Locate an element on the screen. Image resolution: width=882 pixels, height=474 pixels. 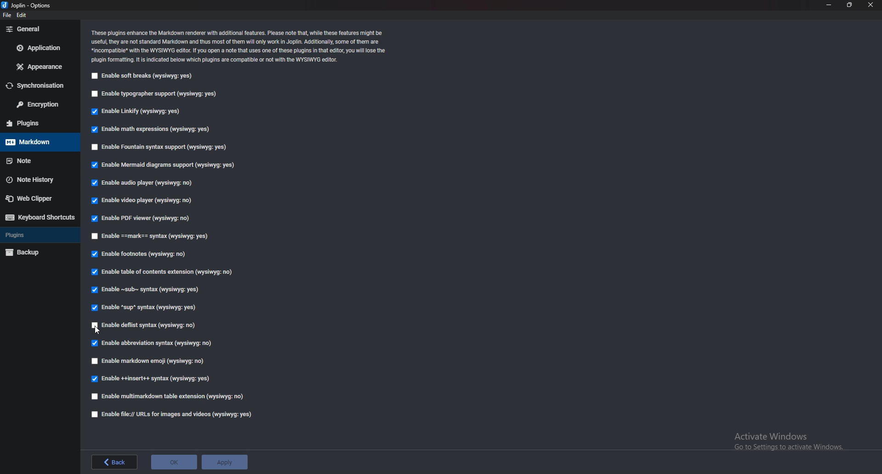
plugins is located at coordinates (39, 235).